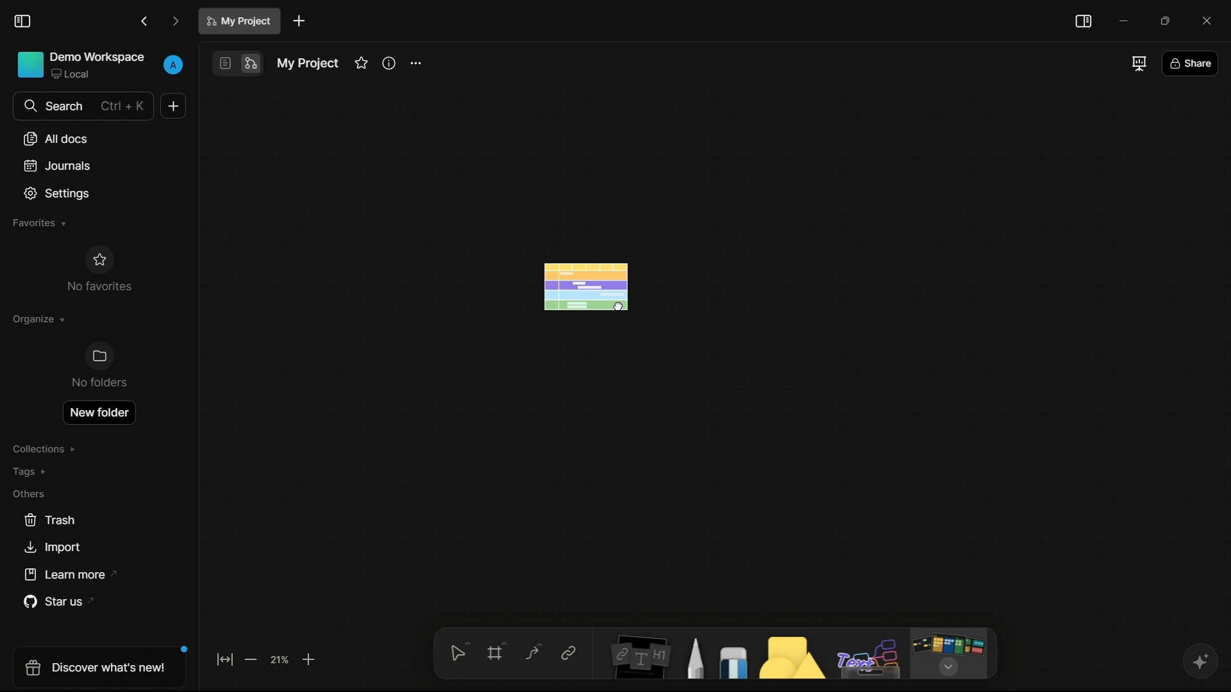 This screenshot has width=1231, height=692. I want to click on share, so click(1189, 63).